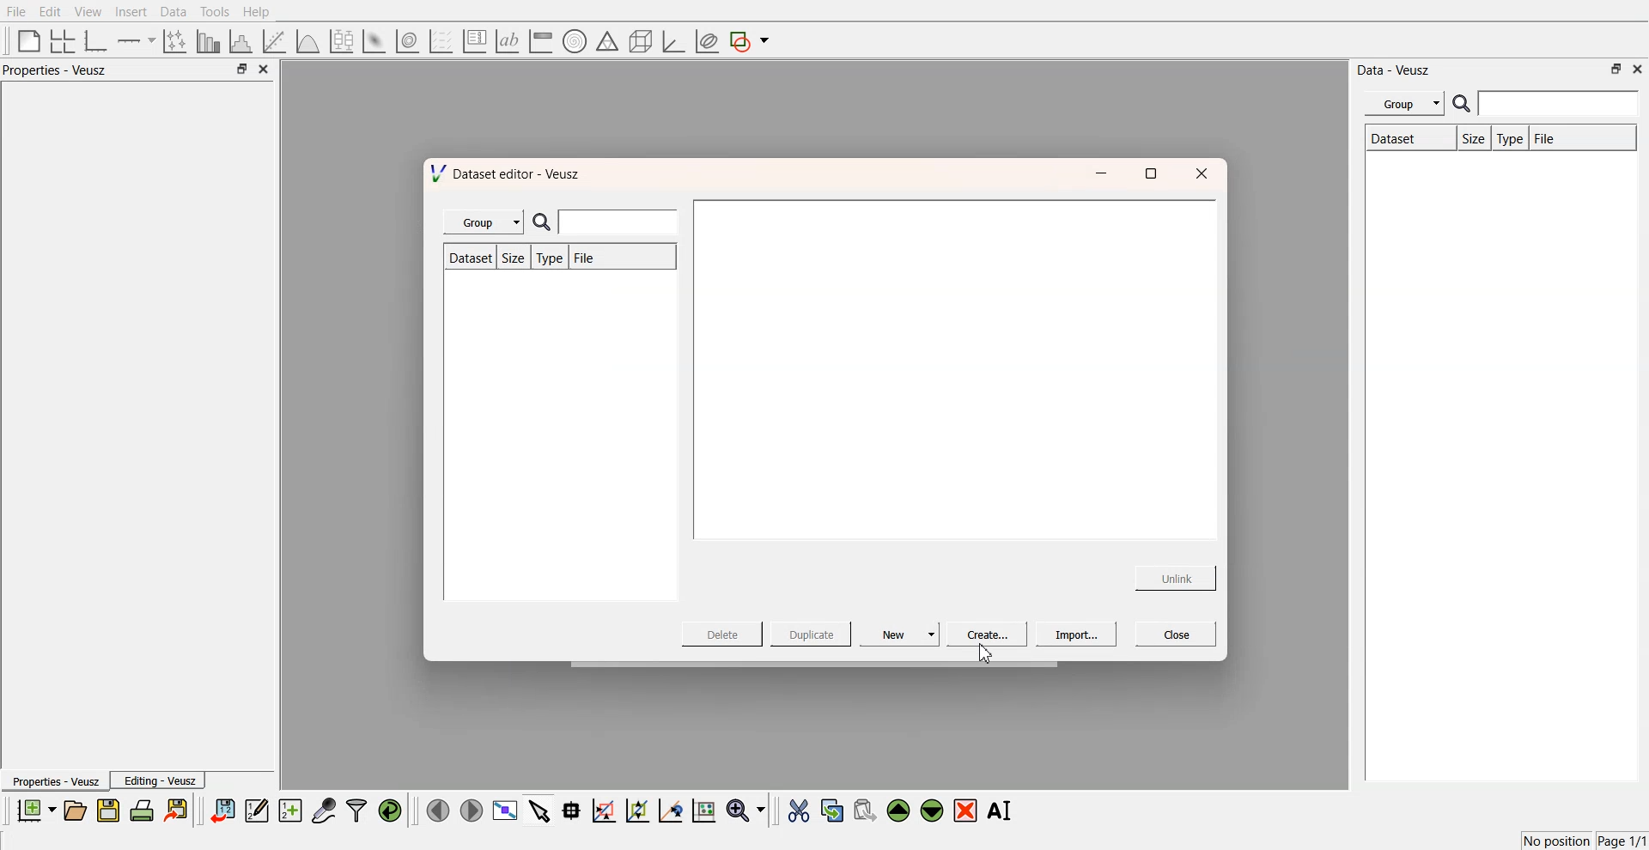 The width and height of the screenshot is (1649, 850). Describe the element at coordinates (603, 809) in the screenshot. I see `draw a rectangle on zoom graph axes` at that location.